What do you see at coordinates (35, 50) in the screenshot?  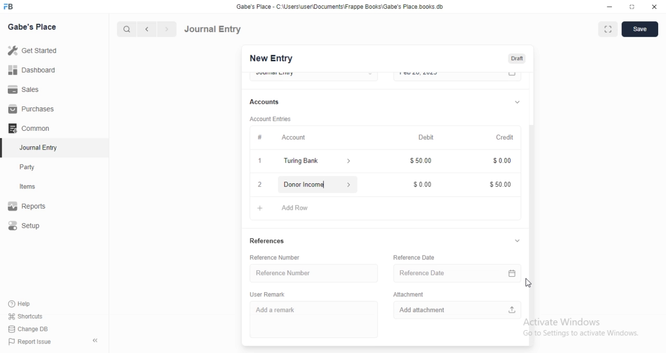 I see `Get Started` at bounding box center [35, 50].